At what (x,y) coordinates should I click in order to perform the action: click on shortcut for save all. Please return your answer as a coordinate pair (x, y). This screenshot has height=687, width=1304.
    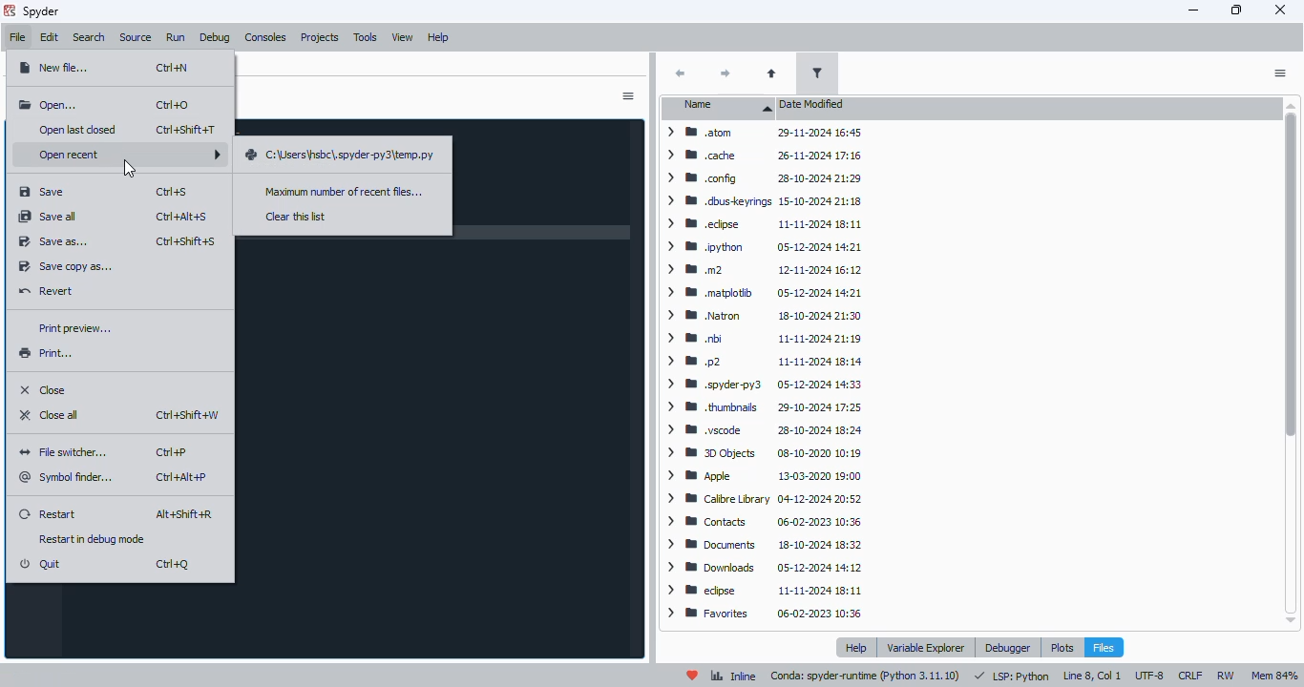
    Looking at the image, I should click on (183, 217).